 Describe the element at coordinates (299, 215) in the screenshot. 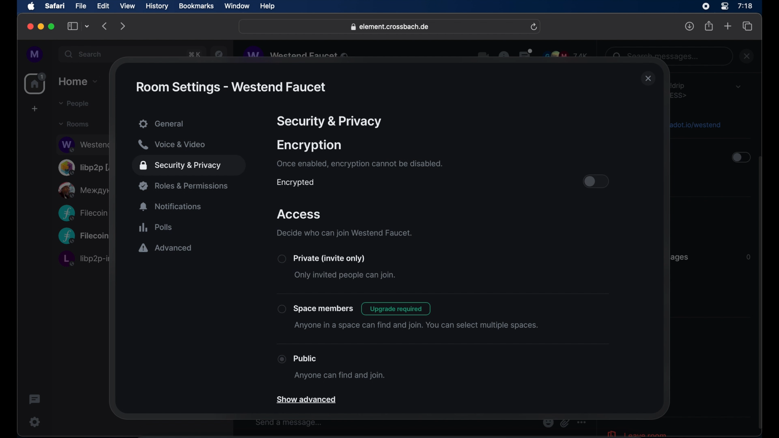

I see `access` at that location.